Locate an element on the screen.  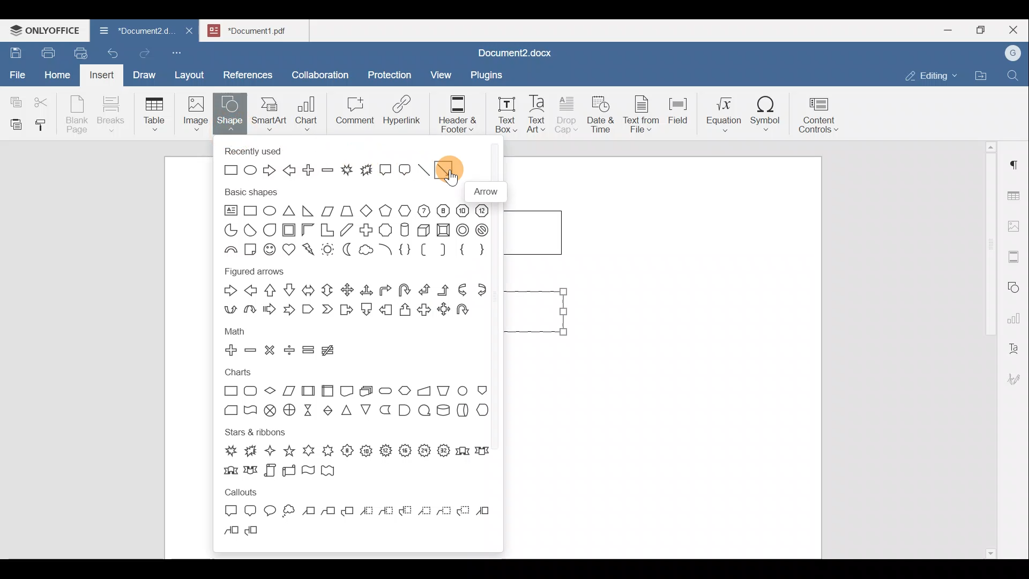
Find is located at coordinates (1014, 76).